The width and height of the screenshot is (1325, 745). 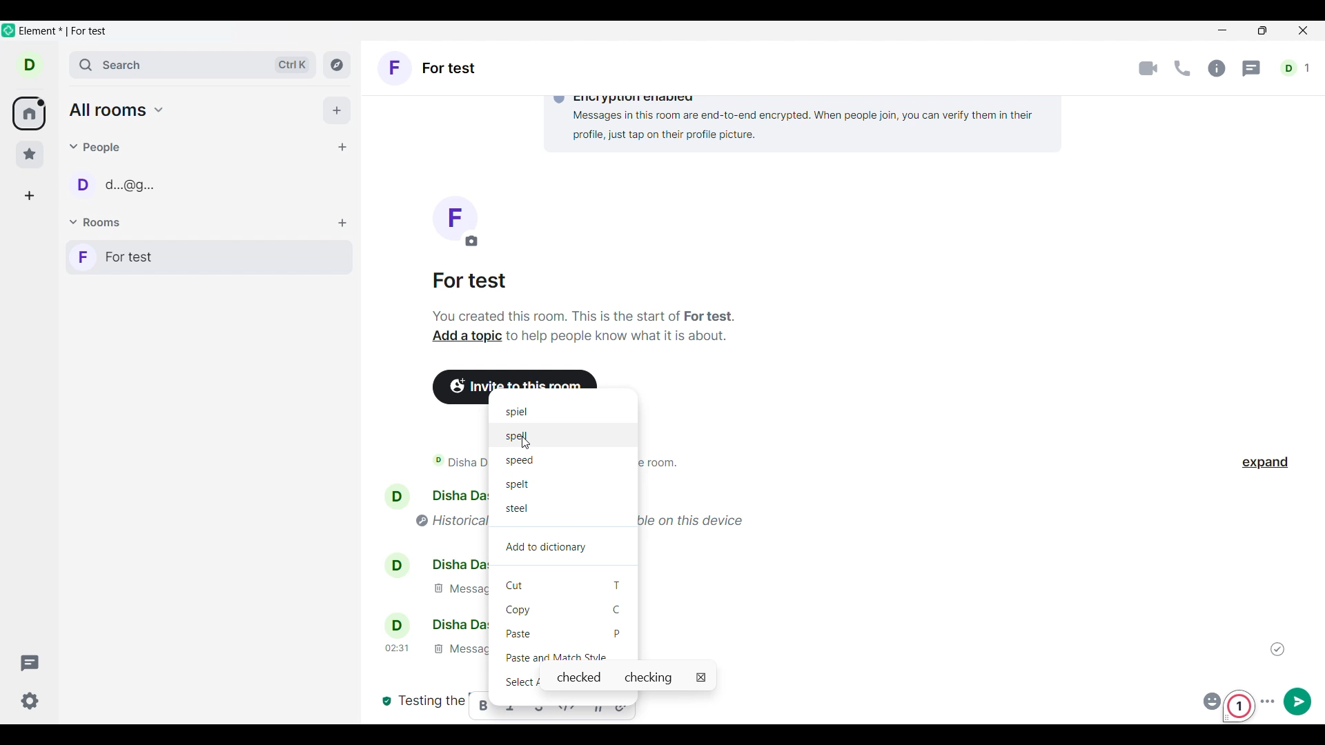 I want to click on Start chat, so click(x=342, y=147).